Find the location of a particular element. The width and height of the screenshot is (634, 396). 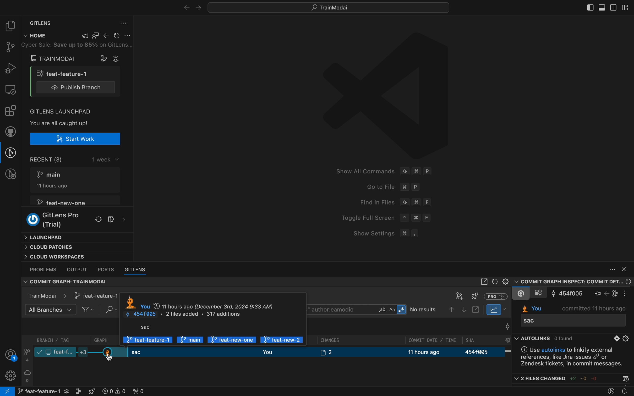

selected branch is located at coordinates (97, 296).